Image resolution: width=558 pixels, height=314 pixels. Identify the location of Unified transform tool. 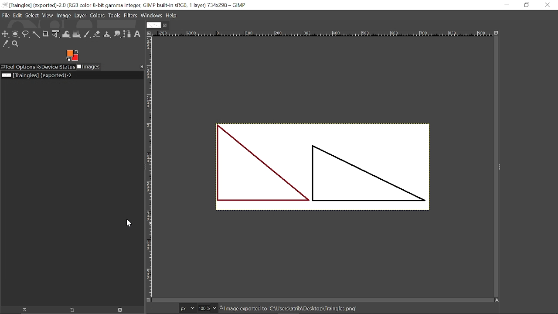
(55, 34).